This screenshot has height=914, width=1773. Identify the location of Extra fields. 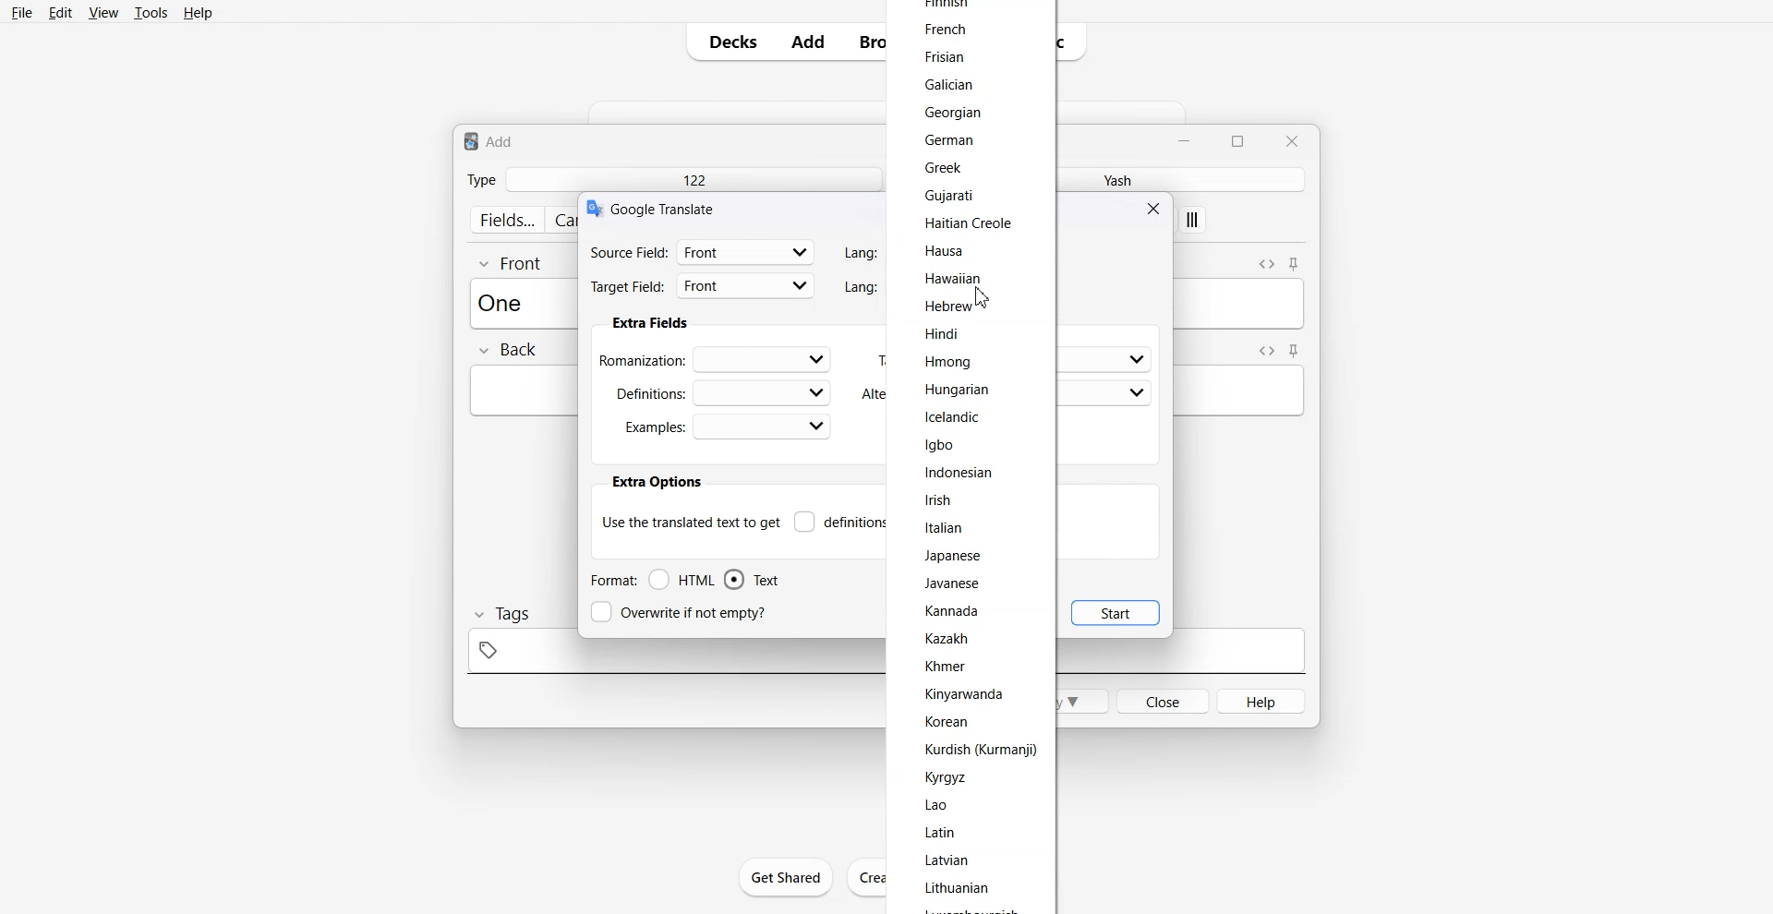
(650, 323).